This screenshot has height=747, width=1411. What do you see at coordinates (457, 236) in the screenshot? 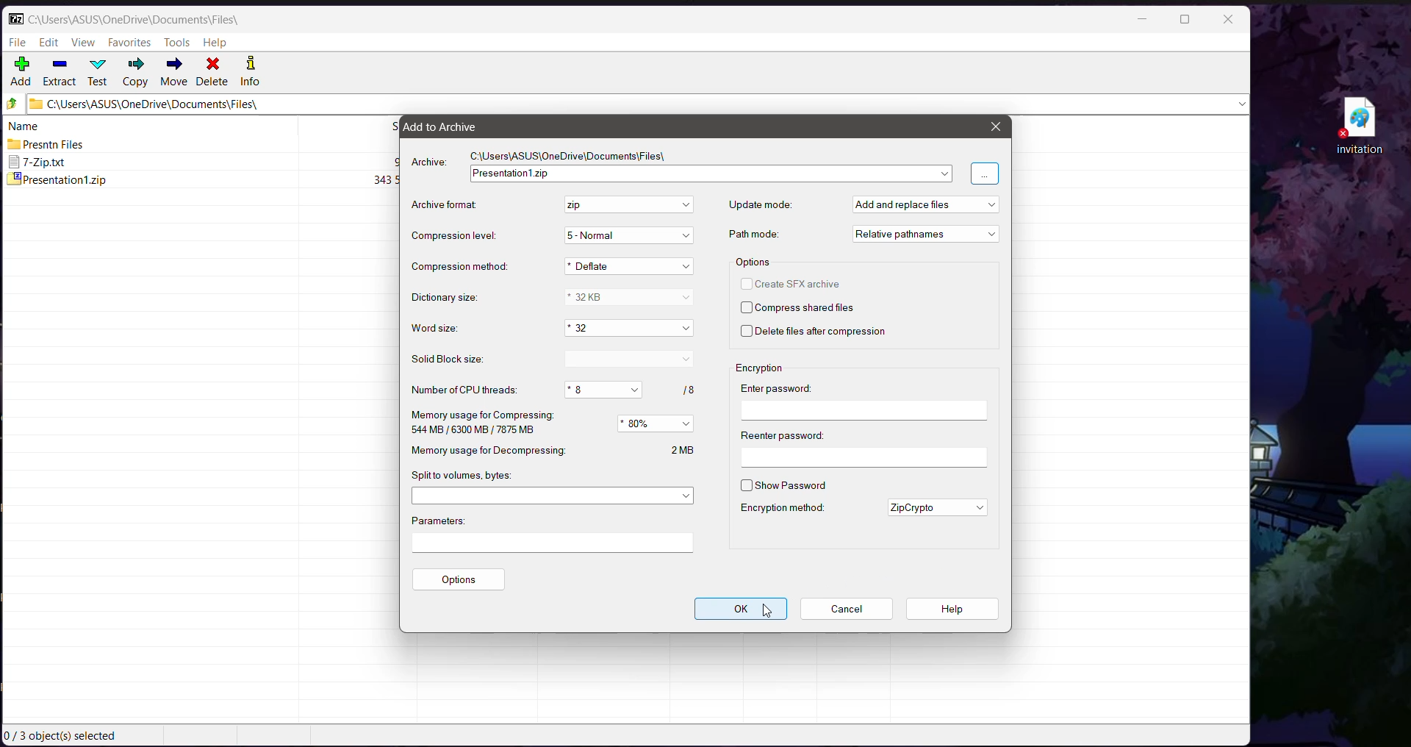
I see `Compression Level` at bounding box center [457, 236].